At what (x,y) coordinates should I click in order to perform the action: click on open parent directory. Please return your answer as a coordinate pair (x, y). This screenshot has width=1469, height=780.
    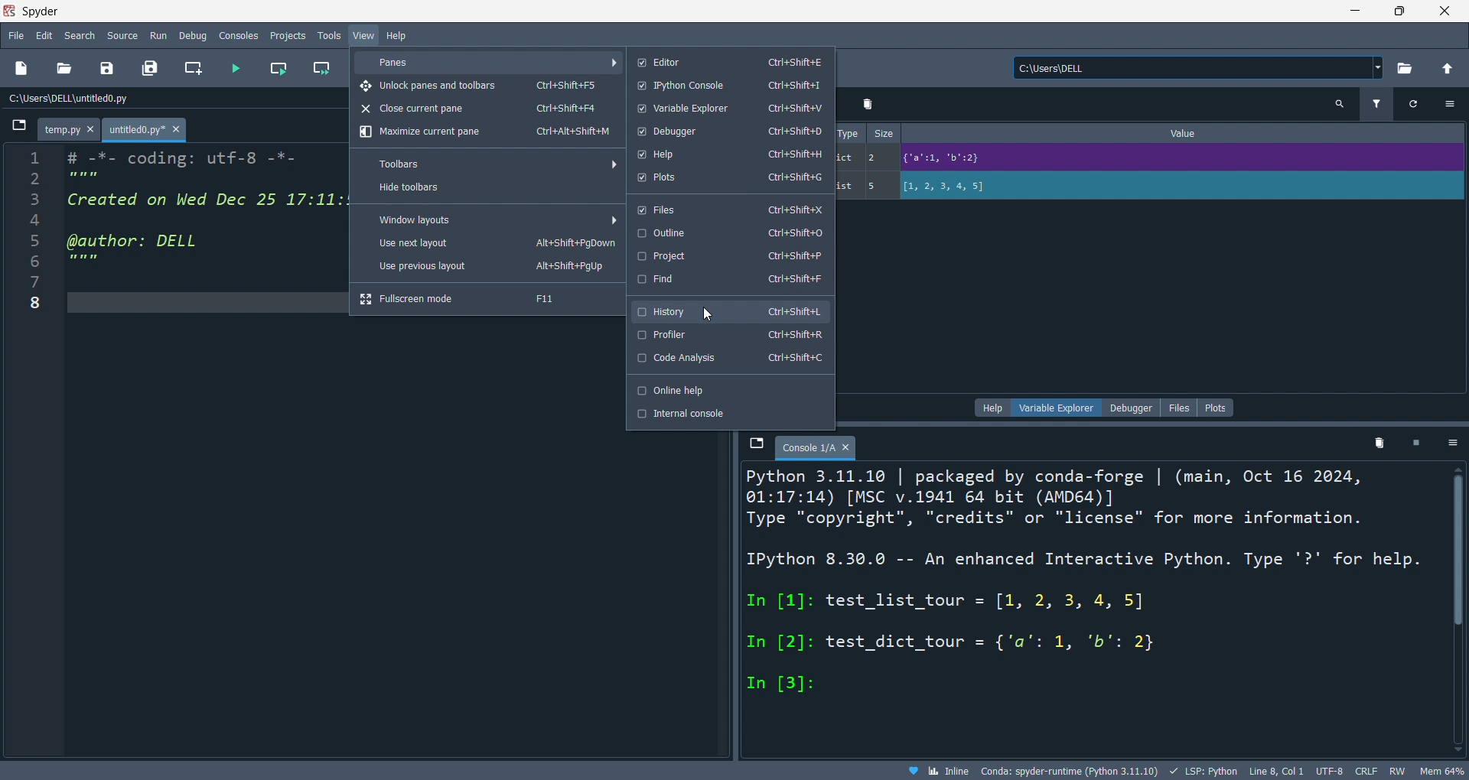
    Looking at the image, I should click on (1448, 67).